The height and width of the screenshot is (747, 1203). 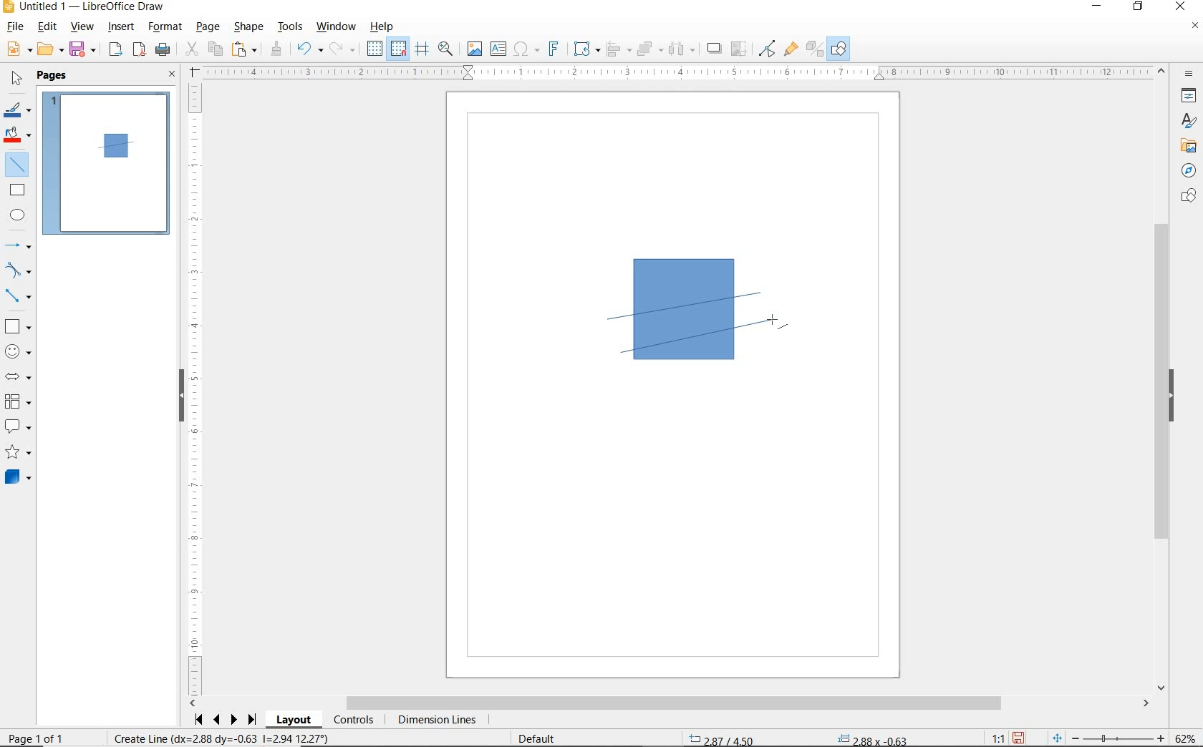 What do you see at coordinates (226, 720) in the screenshot?
I see `SCROLL NEXT` at bounding box center [226, 720].